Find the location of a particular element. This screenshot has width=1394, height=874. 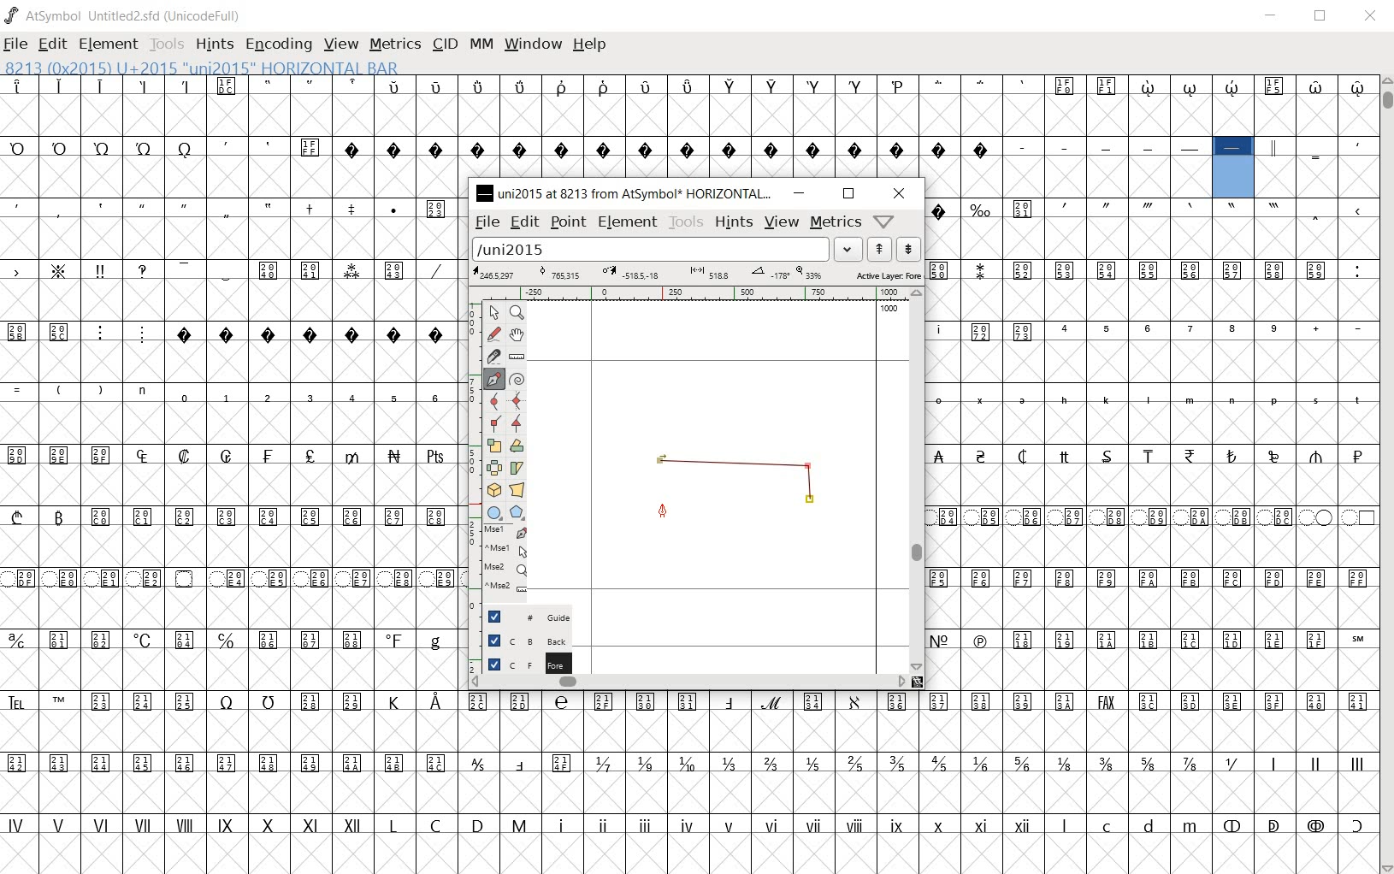

glyph characters is located at coordinates (1152, 443).